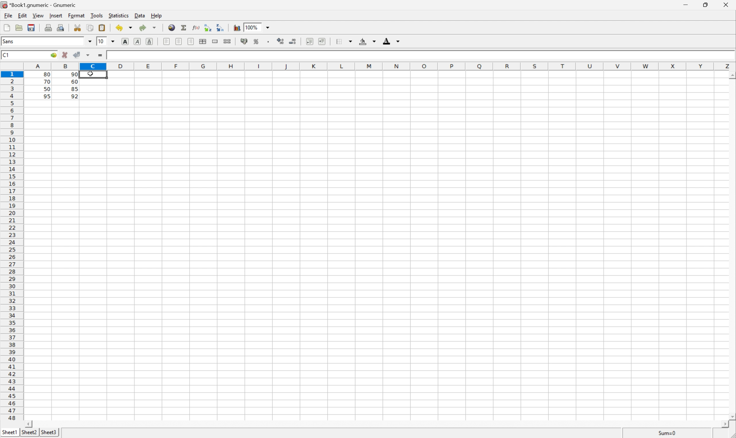 Image resolution: width=736 pixels, height=438 pixels. I want to click on Sum into the current cell, so click(184, 27).